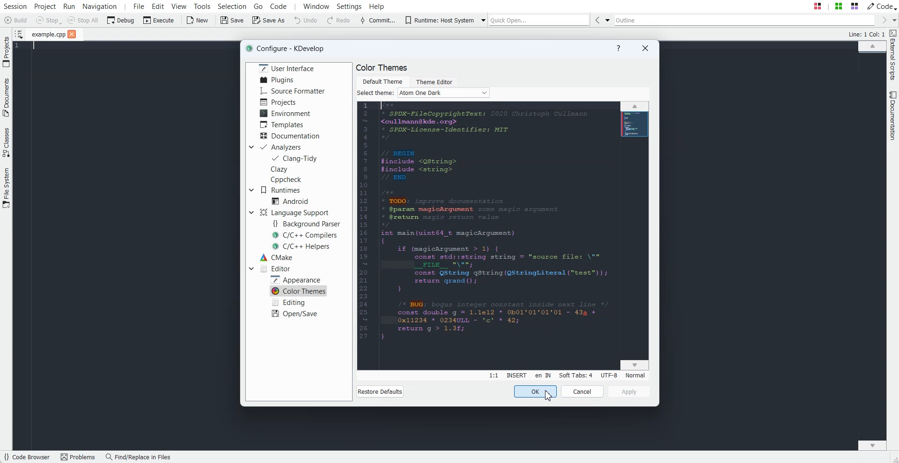 This screenshot has width=899, height=463. What do you see at coordinates (516, 376) in the screenshot?
I see `Insert` at bounding box center [516, 376].